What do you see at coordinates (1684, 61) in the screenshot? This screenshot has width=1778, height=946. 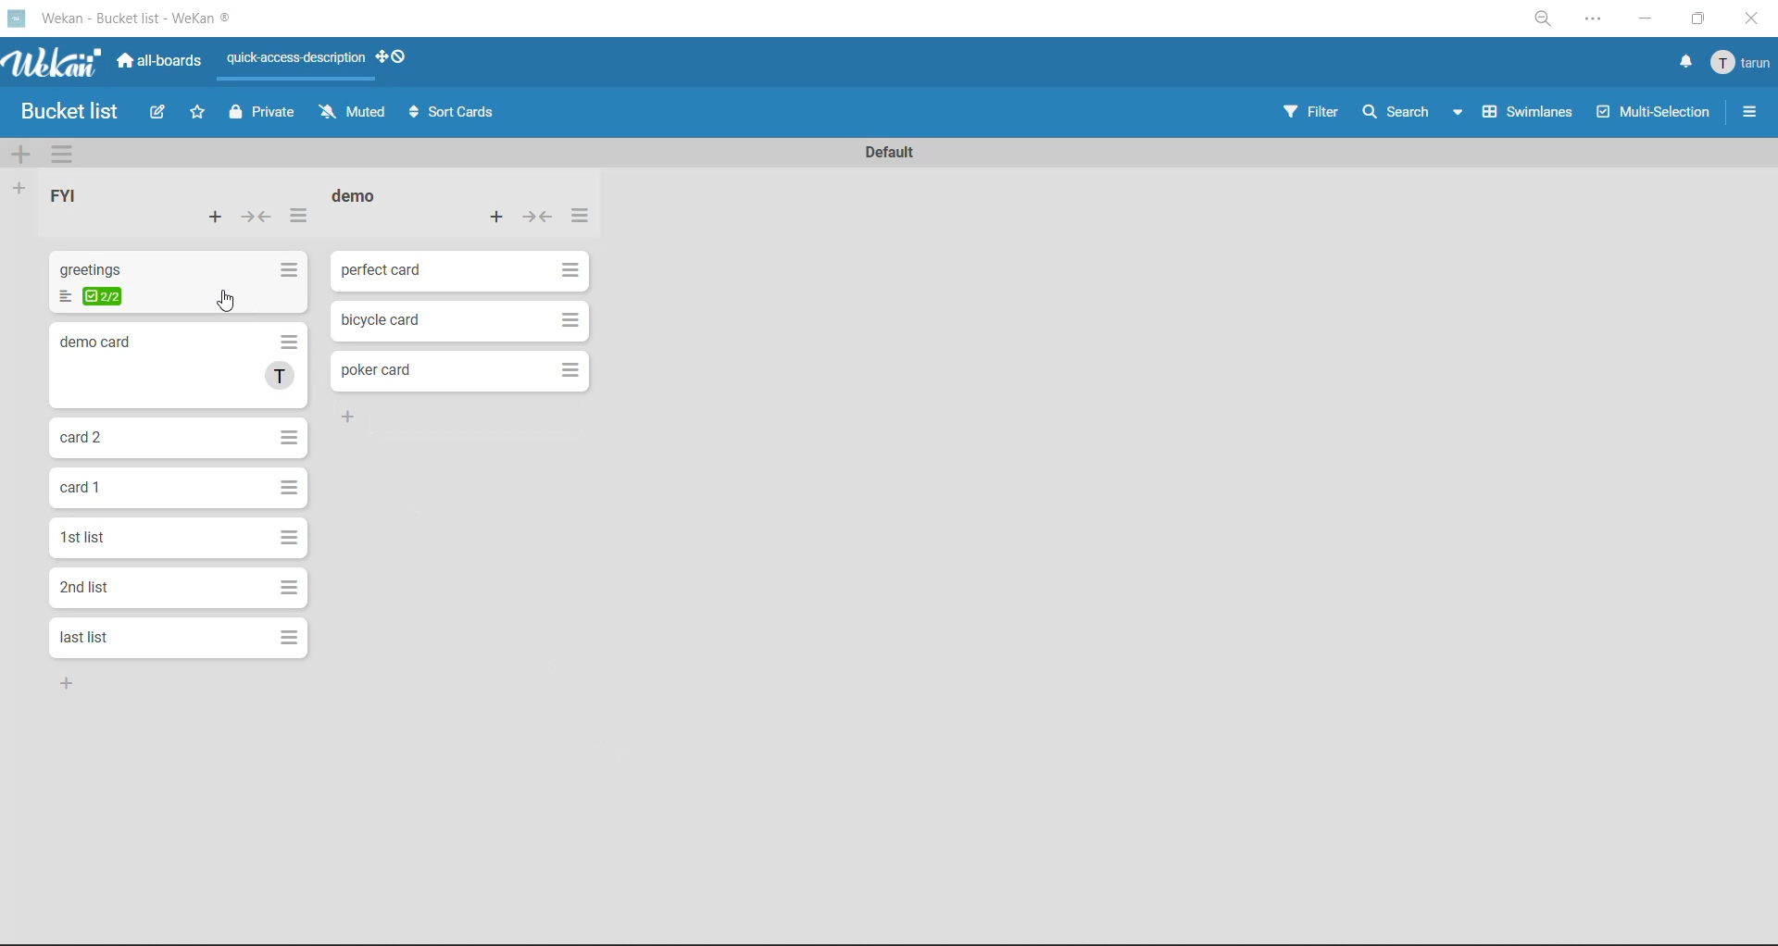 I see `notifications` at bounding box center [1684, 61].